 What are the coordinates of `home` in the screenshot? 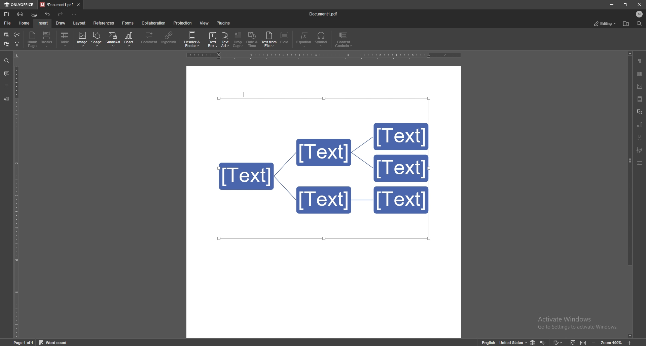 It's located at (24, 23).